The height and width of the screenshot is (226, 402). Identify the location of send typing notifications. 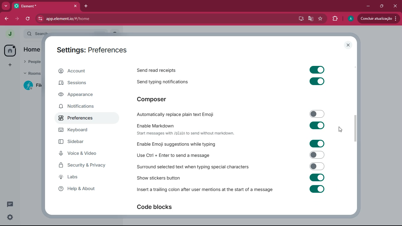
(164, 82).